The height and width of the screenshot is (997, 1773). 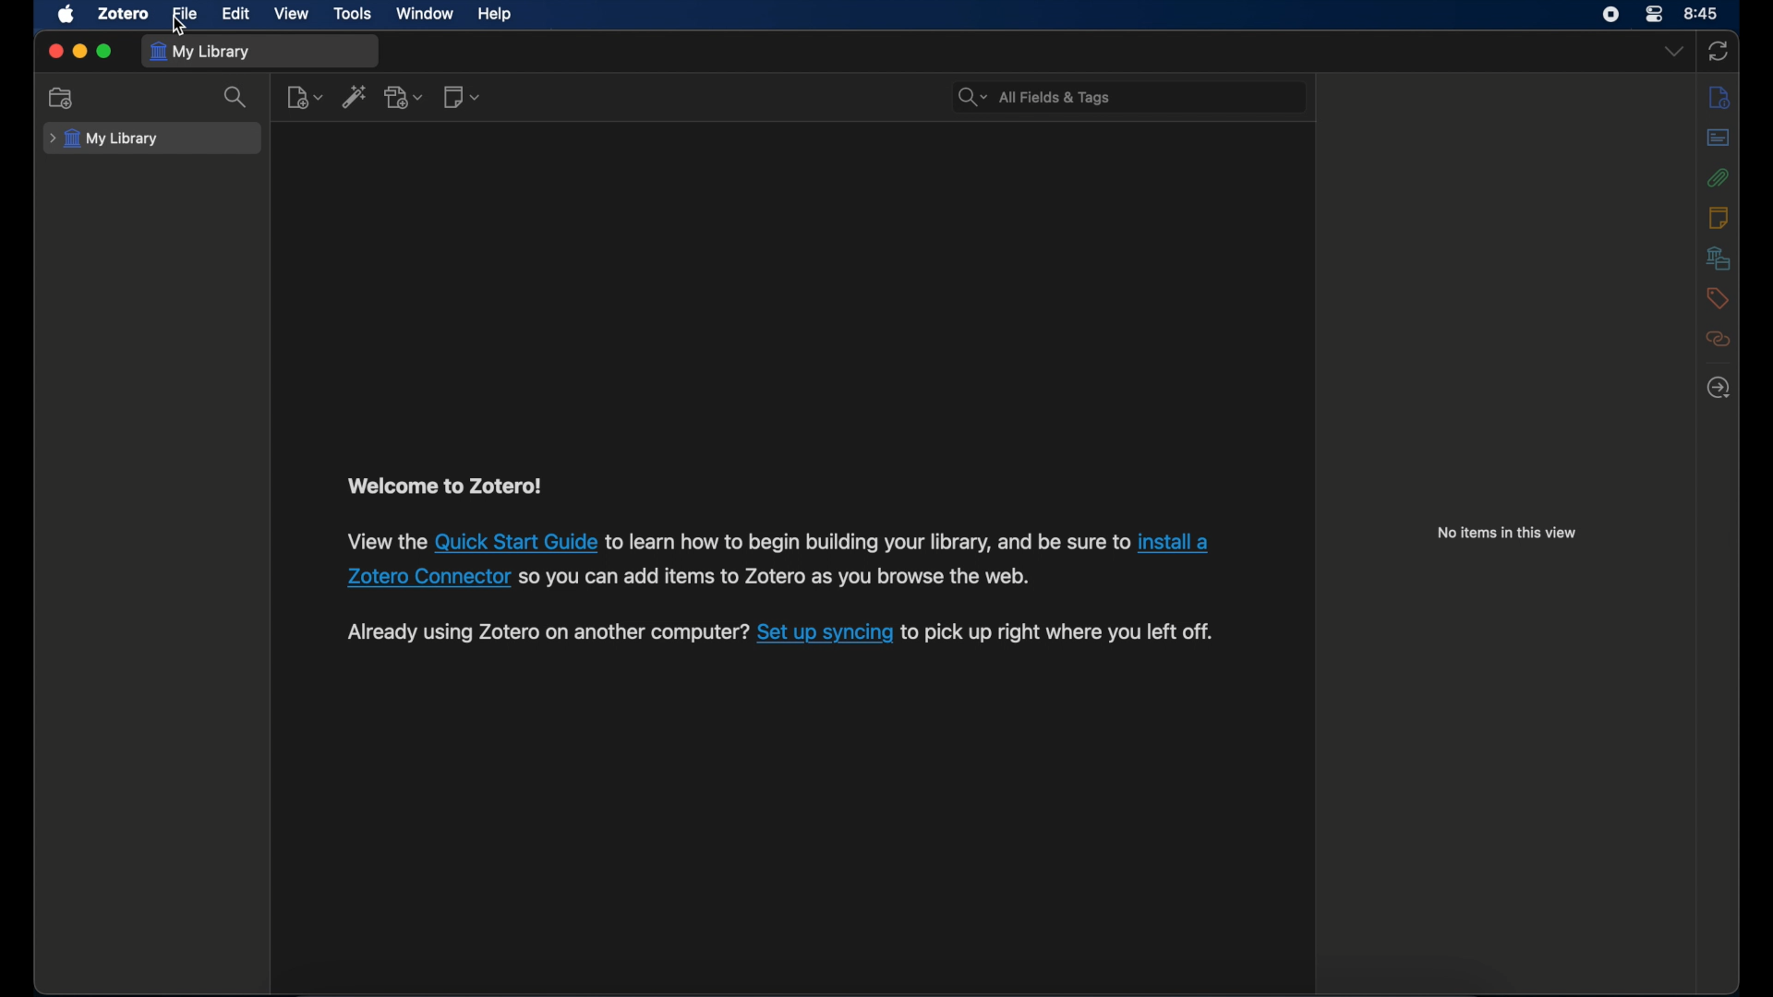 I want to click on maximize, so click(x=106, y=53).